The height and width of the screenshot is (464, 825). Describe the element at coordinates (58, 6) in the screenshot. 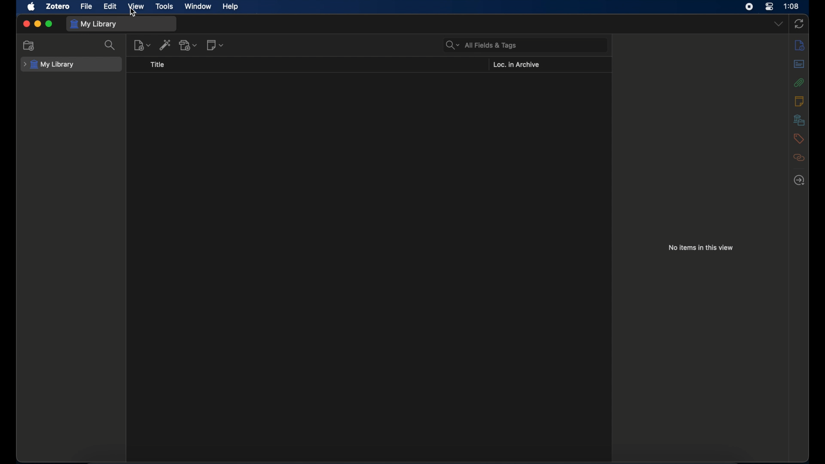

I see `zotero` at that location.